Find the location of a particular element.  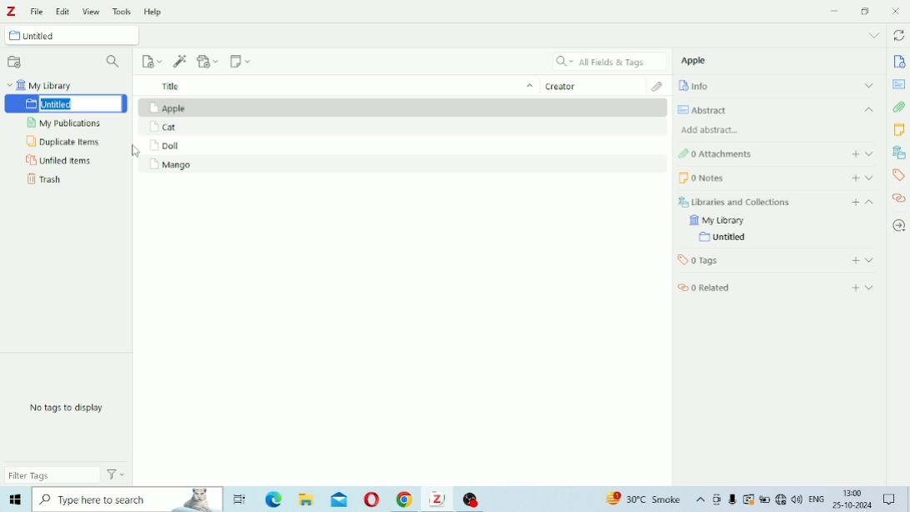

Add is located at coordinates (855, 154).